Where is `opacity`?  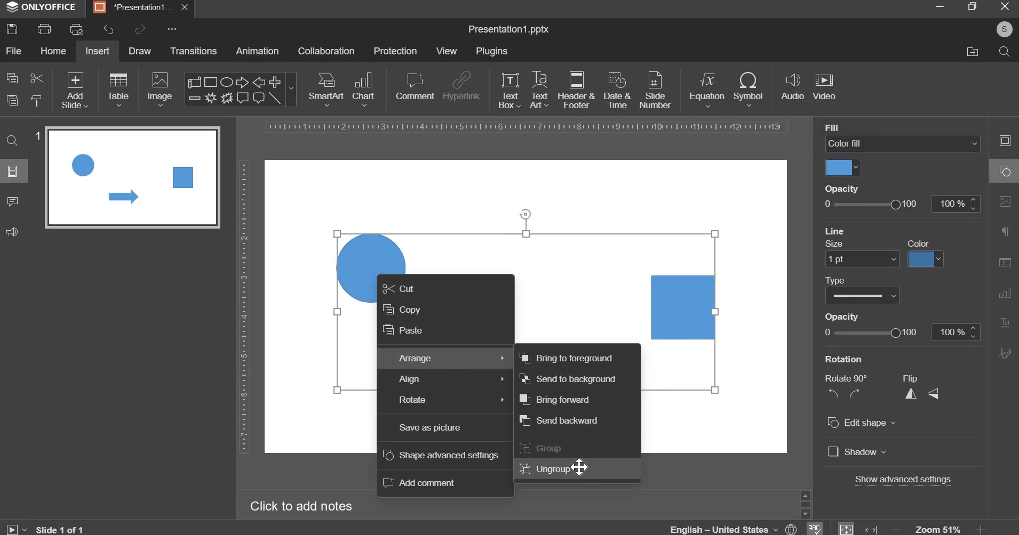
opacity is located at coordinates (847, 190).